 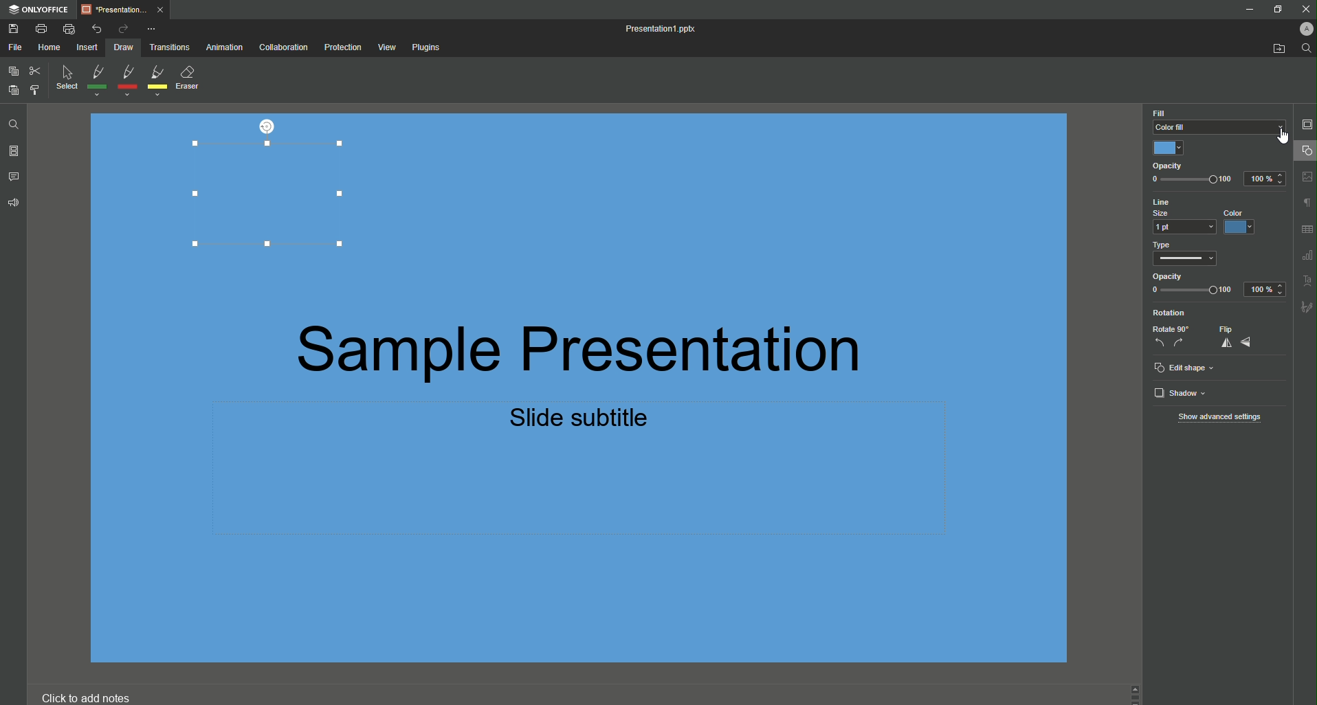 I want to click on Edit Shape, so click(x=1185, y=368).